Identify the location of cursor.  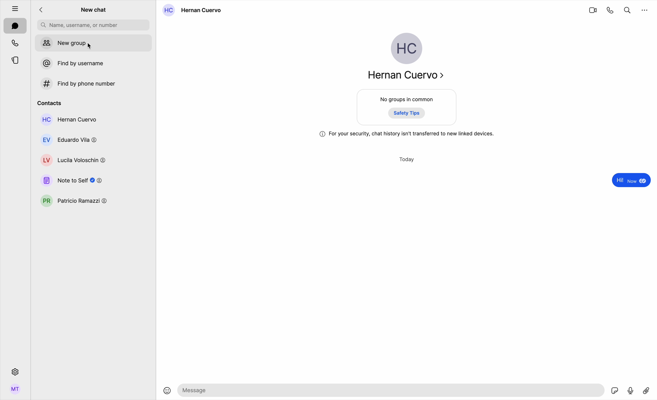
(92, 48).